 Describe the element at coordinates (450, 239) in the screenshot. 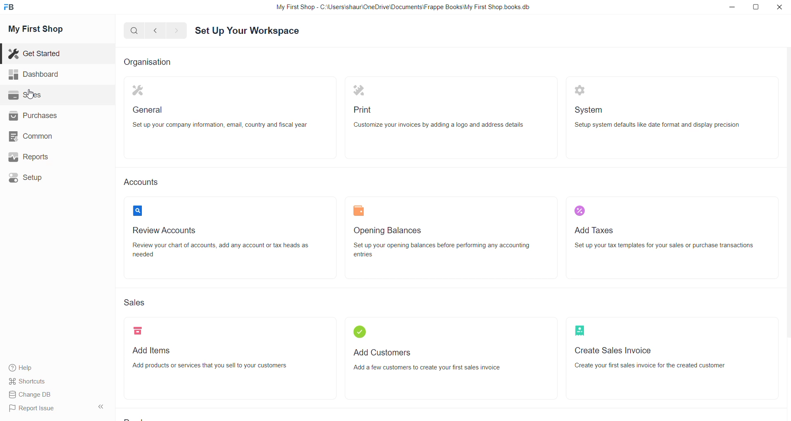

I see `Opening Books` at that location.